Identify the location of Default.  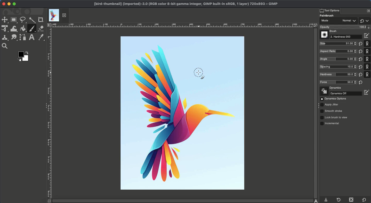
(367, 59).